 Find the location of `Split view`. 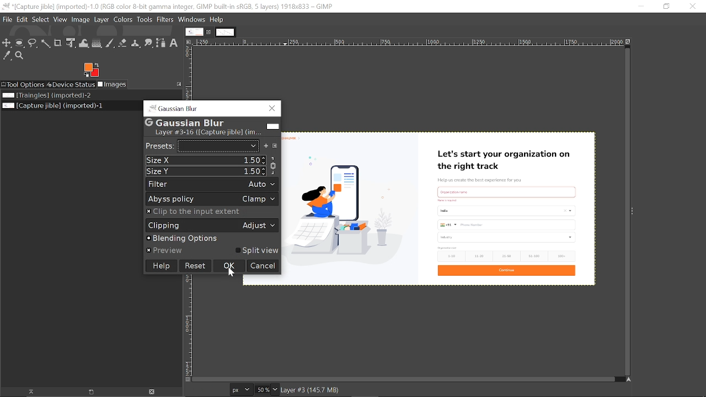

Split view is located at coordinates (257, 251).